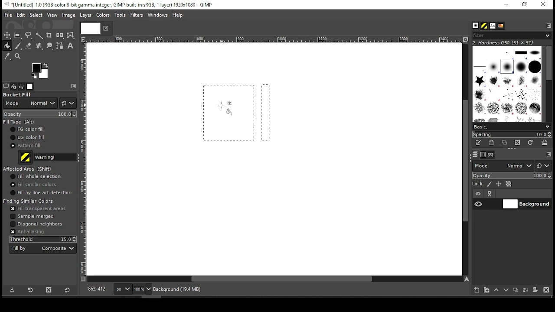  What do you see at coordinates (7, 57) in the screenshot?
I see `color picker tool` at bounding box center [7, 57].